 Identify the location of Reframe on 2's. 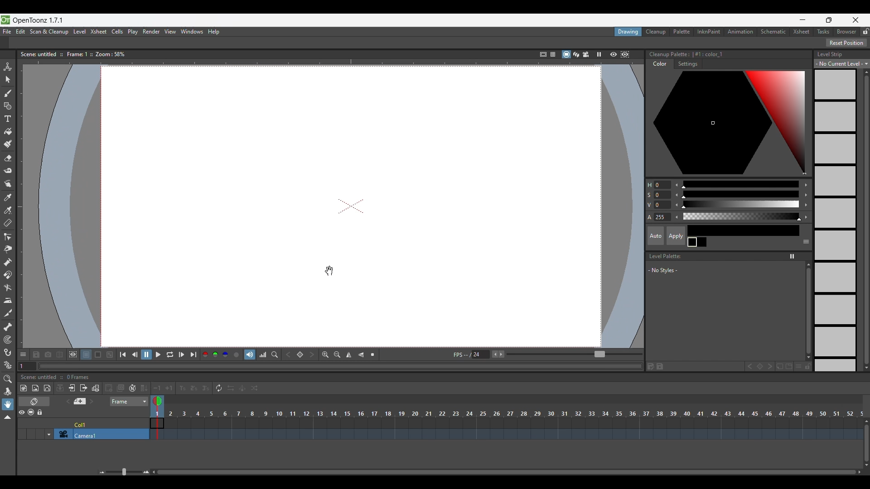
(194, 388).